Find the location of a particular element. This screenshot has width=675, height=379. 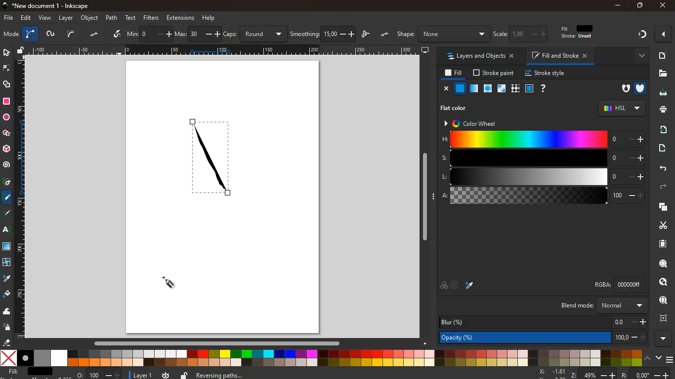

Scale is located at coordinates (20, 197).